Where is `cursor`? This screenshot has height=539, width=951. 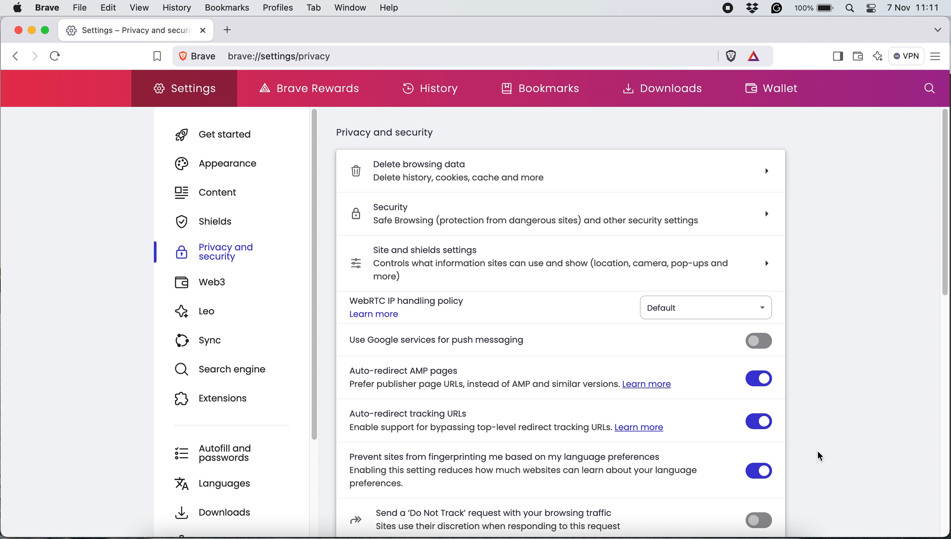
cursor is located at coordinates (821, 456).